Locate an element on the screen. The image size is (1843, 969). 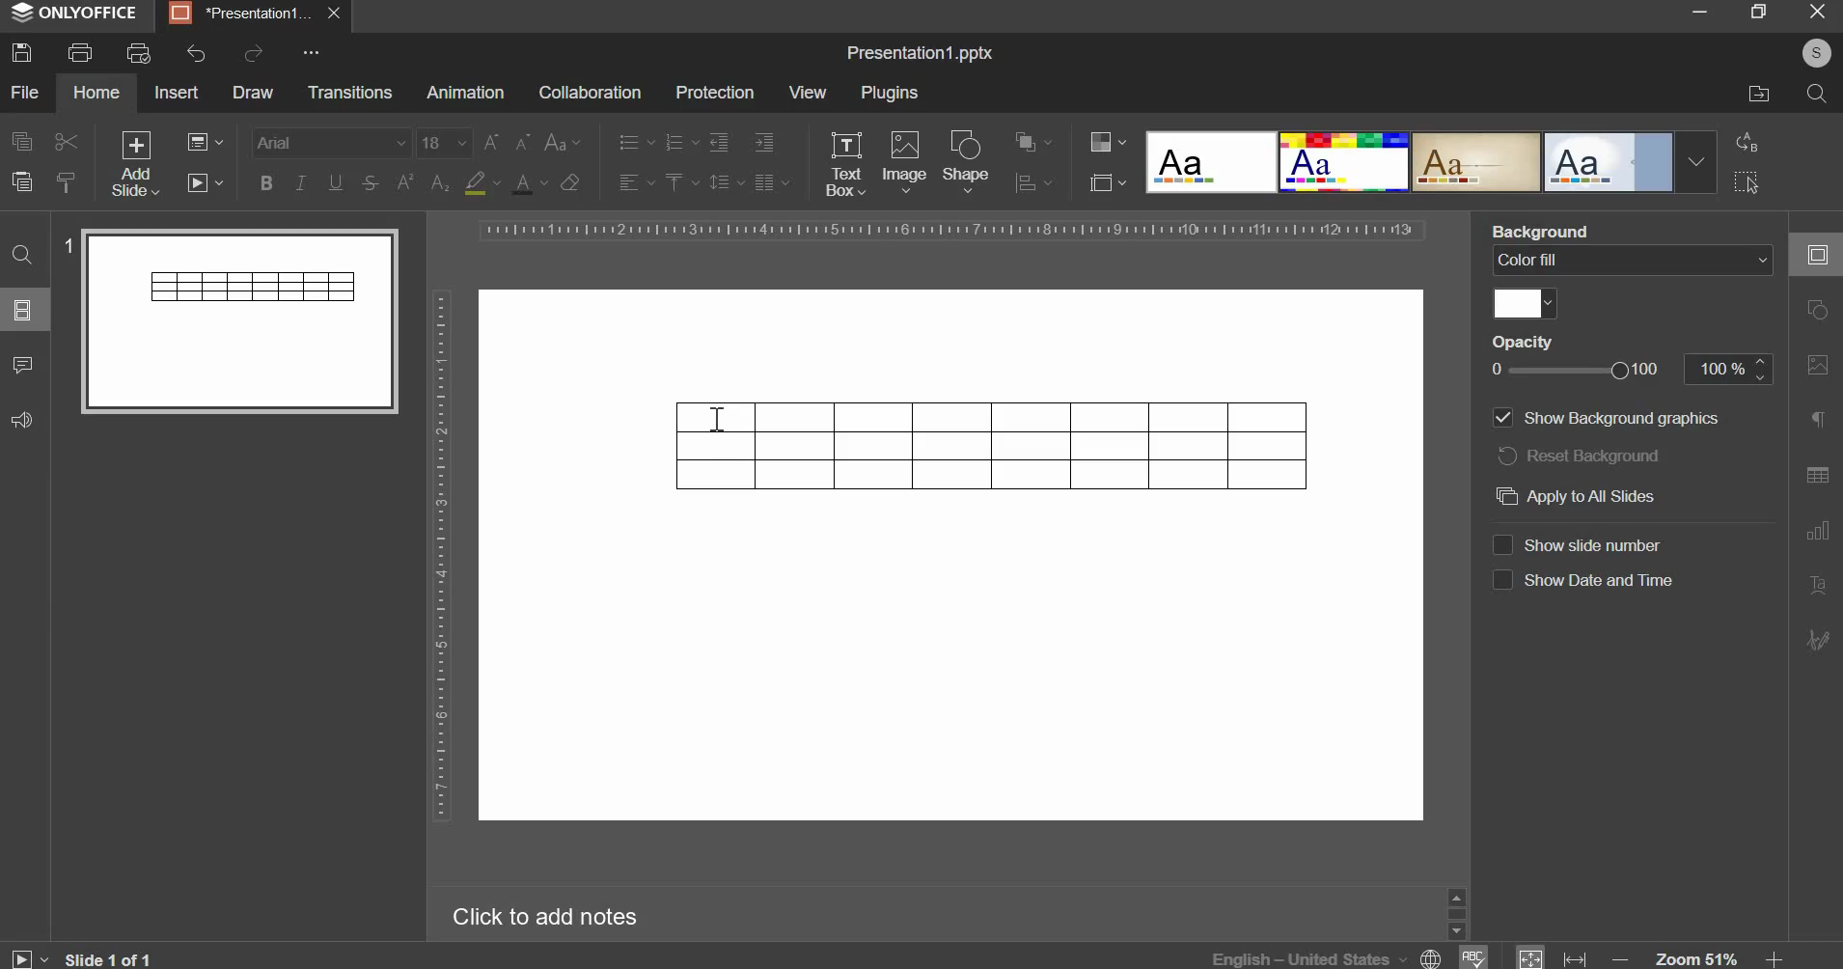
text color is located at coordinates (529, 183).